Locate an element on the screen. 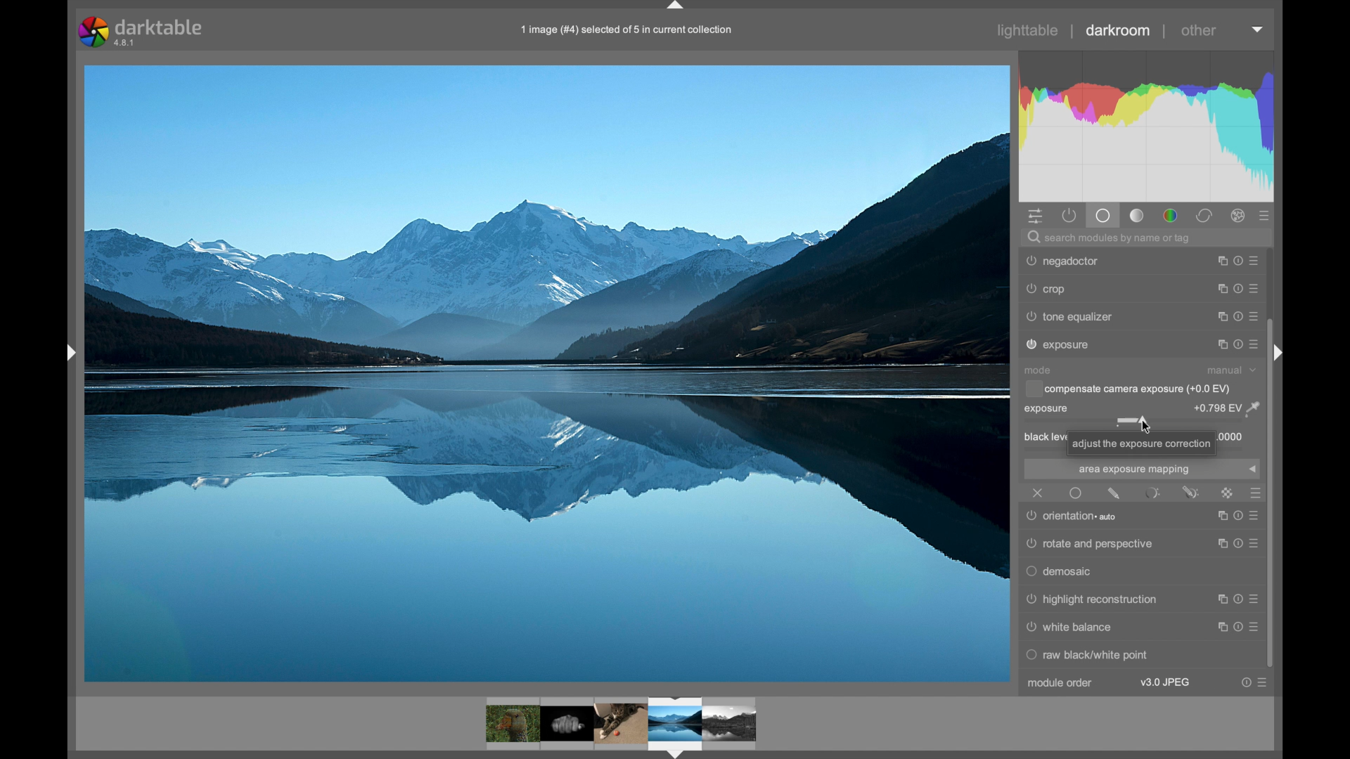 The image size is (1350, 759). O highlight reconstruction is located at coordinates (1091, 600).